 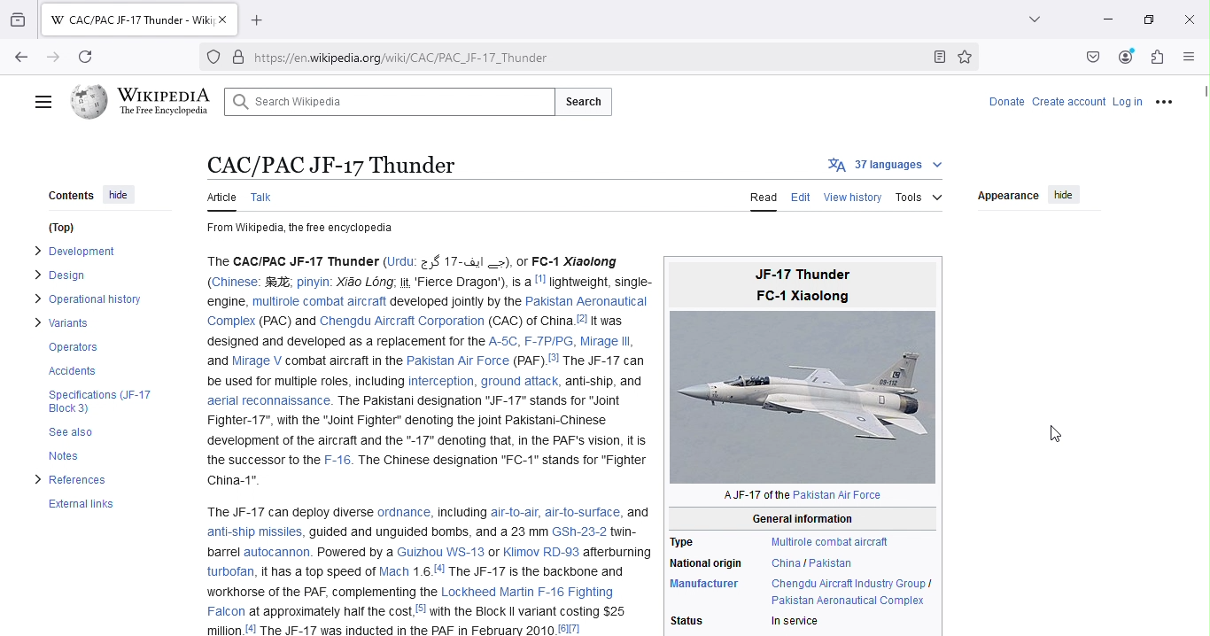 What do you see at coordinates (777, 498) in the screenshot?
I see `A JF-17 ofthe Pakistan Air Force` at bounding box center [777, 498].